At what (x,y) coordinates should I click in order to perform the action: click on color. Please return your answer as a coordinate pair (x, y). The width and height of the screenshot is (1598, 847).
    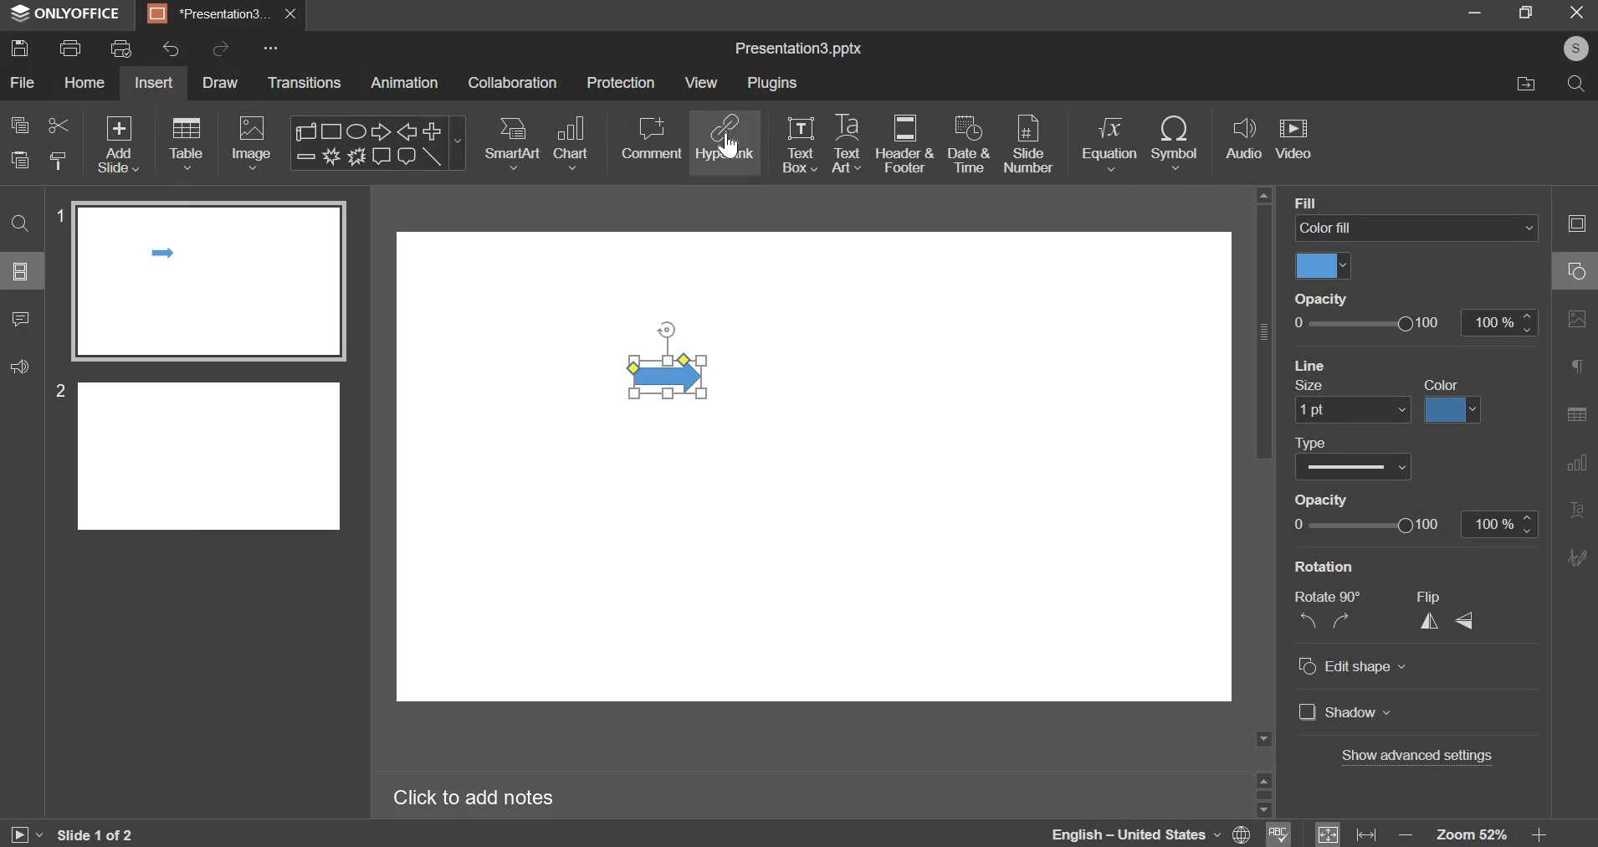
    Looking at the image, I should click on (1442, 385).